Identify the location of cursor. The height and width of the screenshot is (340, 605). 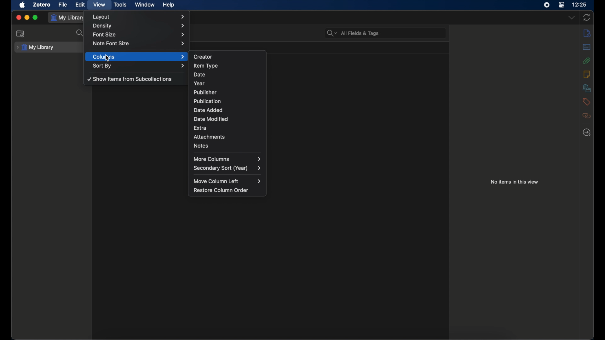
(106, 58).